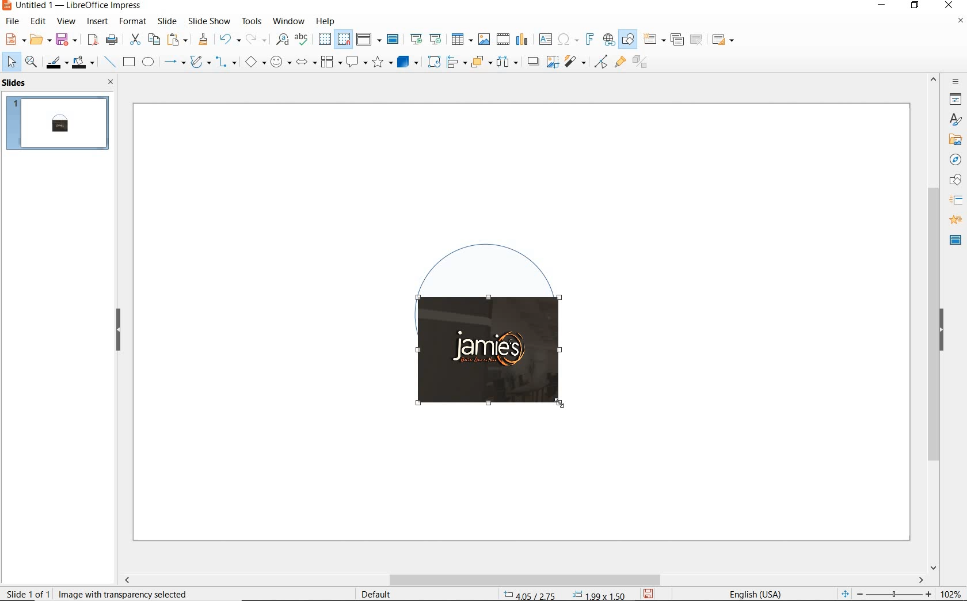 This screenshot has height=601, width=967. Describe the element at coordinates (507, 62) in the screenshot. I see `select at least three objects to distribute` at that location.